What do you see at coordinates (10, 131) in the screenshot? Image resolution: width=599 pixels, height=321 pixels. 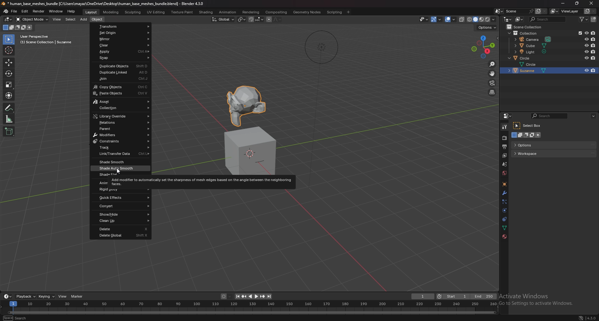 I see `add cube` at bounding box center [10, 131].